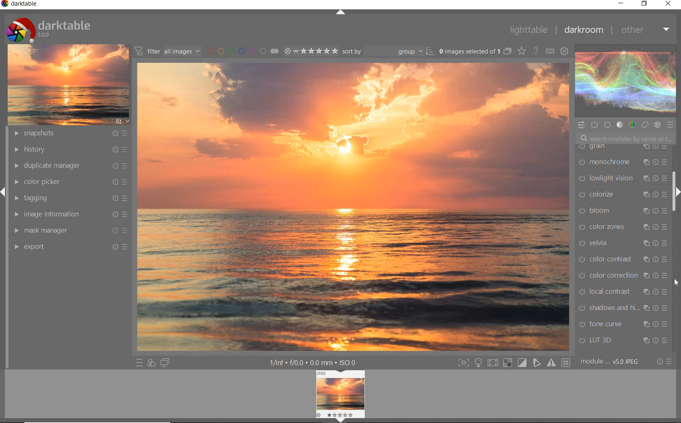 The height and width of the screenshot is (423, 681). Describe the element at coordinates (138, 363) in the screenshot. I see `QUICK ACCESS TO PRESET` at that location.